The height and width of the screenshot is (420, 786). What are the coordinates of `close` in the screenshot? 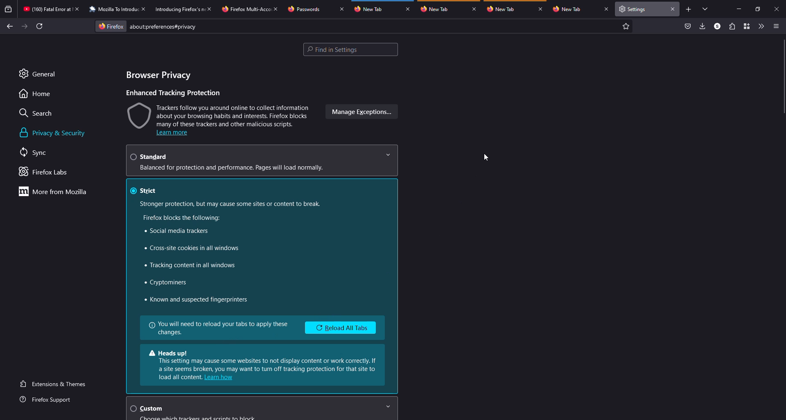 It's located at (341, 9).